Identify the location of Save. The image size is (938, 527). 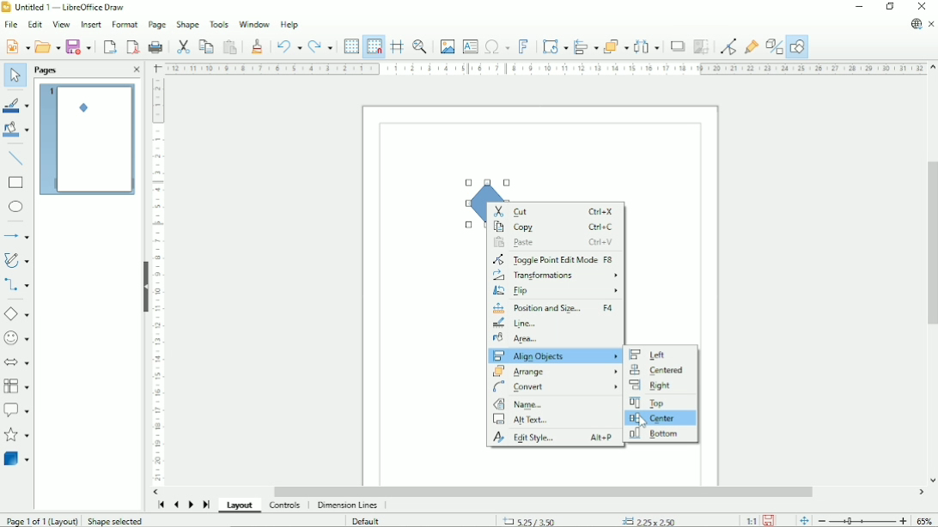
(770, 519).